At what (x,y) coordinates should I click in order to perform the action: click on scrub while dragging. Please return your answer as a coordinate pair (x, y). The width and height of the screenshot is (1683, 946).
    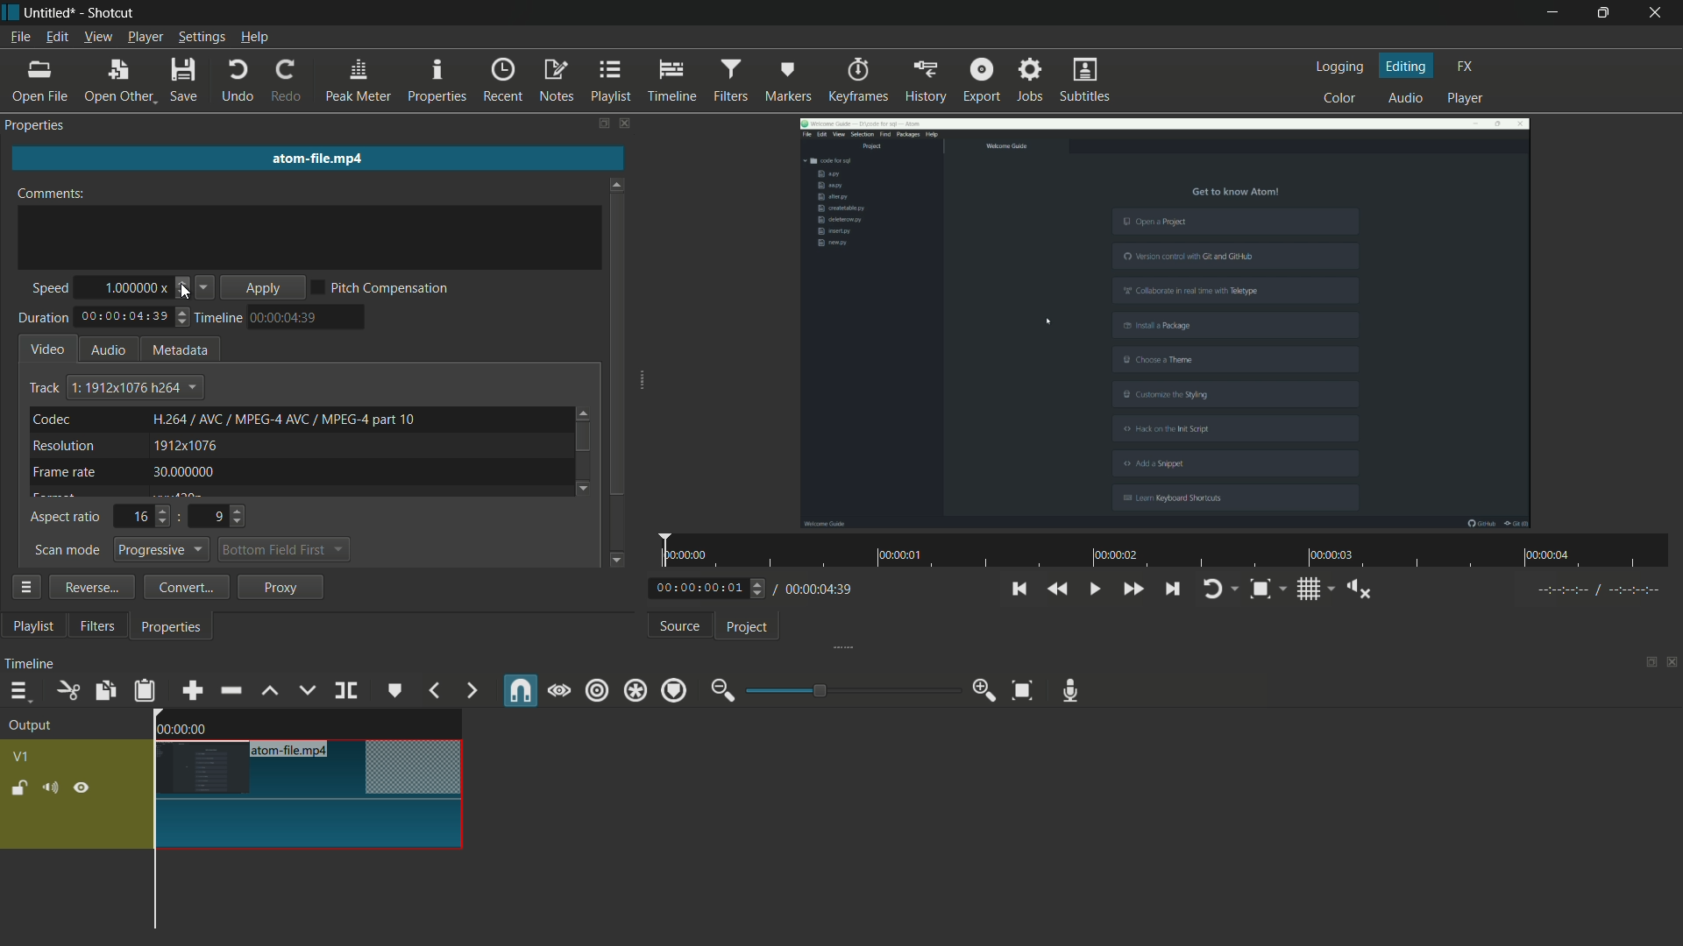
    Looking at the image, I should click on (558, 692).